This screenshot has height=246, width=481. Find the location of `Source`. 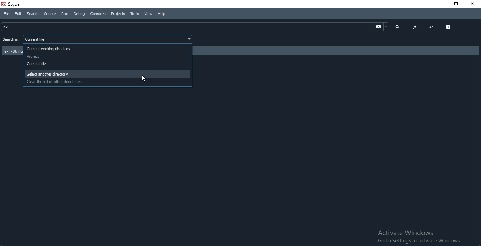

Source is located at coordinates (49, 14).